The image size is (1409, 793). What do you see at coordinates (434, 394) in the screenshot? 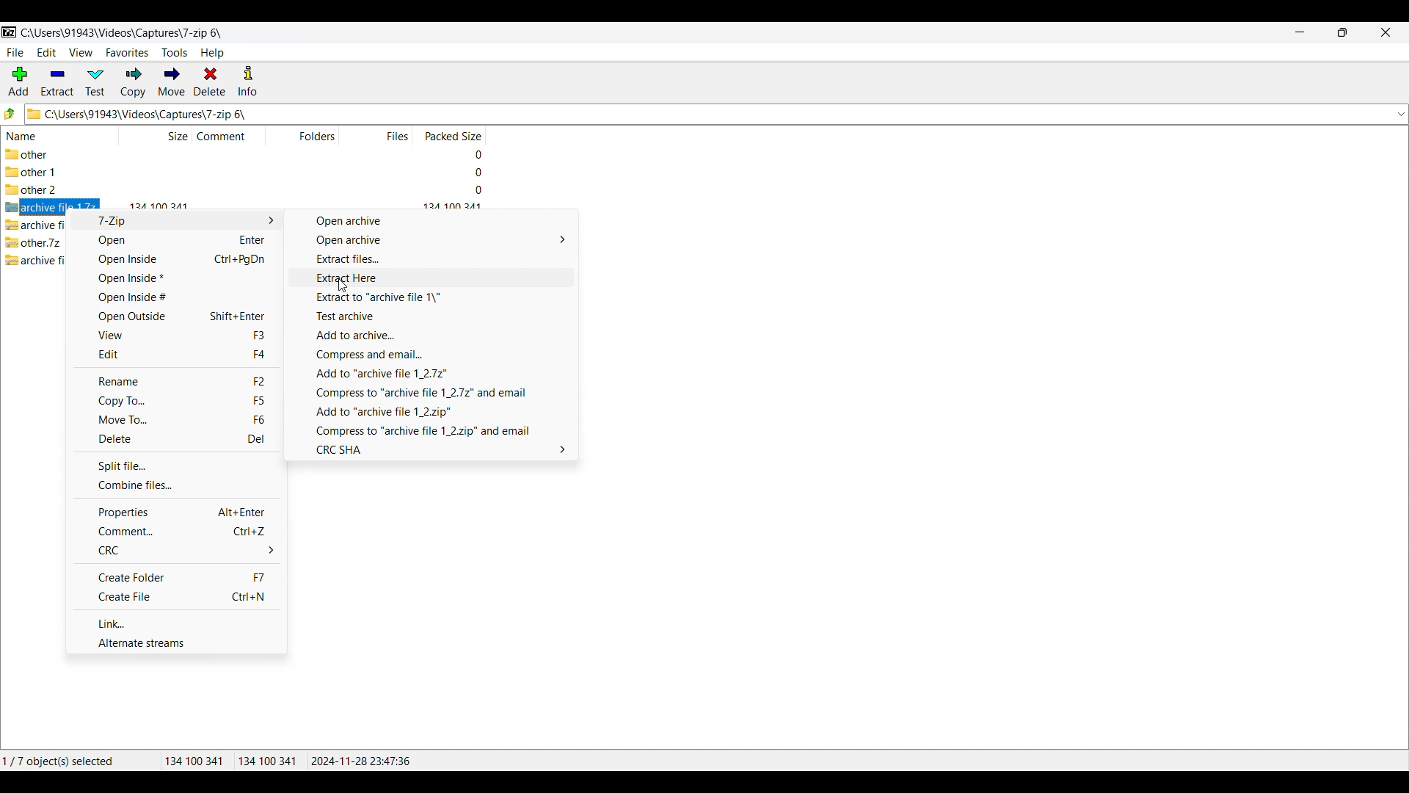
I see `Compress to "archive file 1_2.7z" and email` at bounding box center [434, 394].